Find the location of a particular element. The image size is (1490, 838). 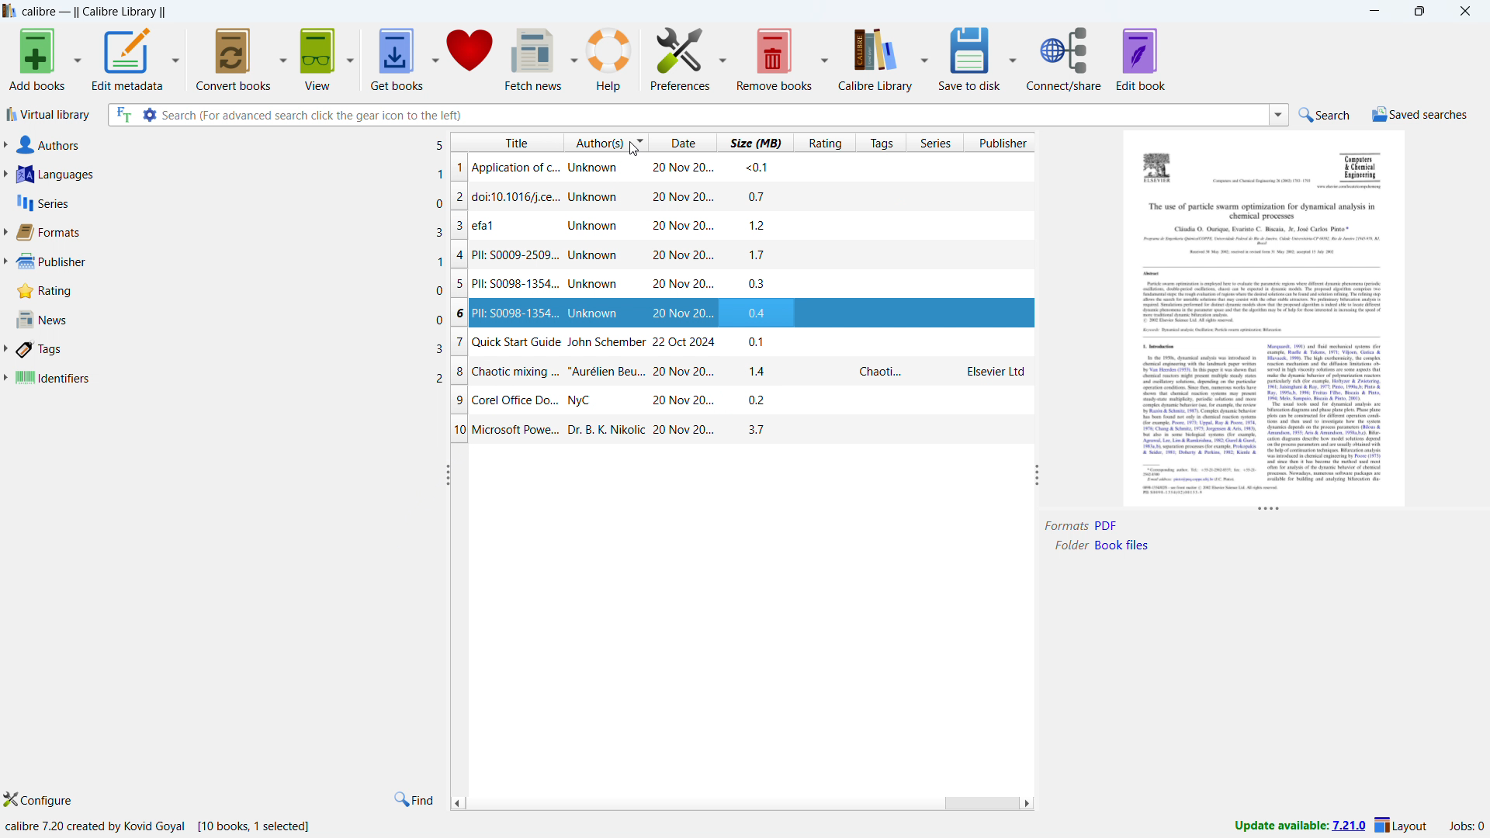

 is located at coordinates (1362, 164).